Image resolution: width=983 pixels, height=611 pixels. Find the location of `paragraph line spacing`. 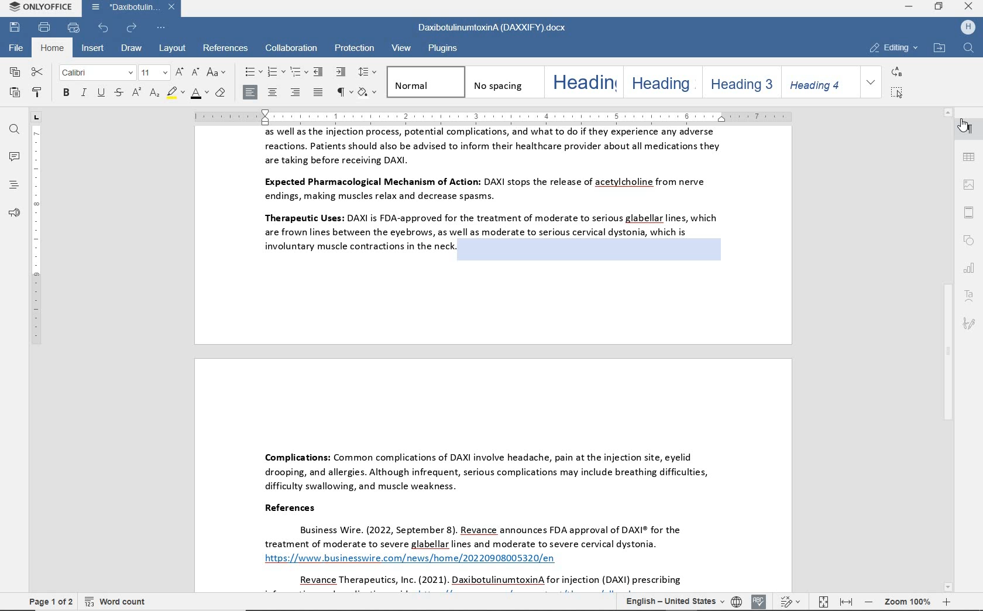

paragraph line spacing is located at coordinates (368, 72).